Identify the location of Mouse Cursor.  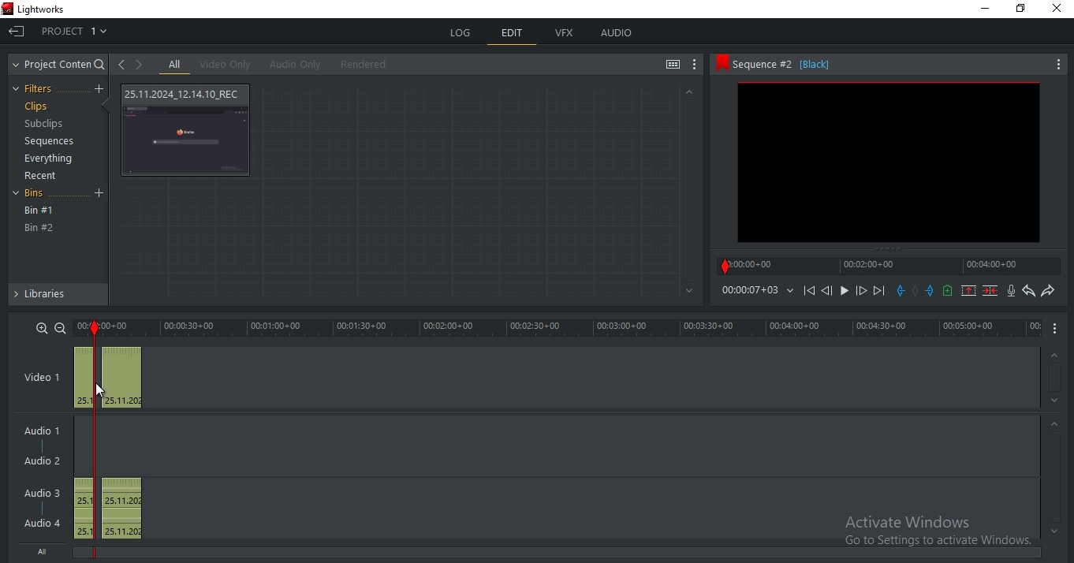
(101, 391).